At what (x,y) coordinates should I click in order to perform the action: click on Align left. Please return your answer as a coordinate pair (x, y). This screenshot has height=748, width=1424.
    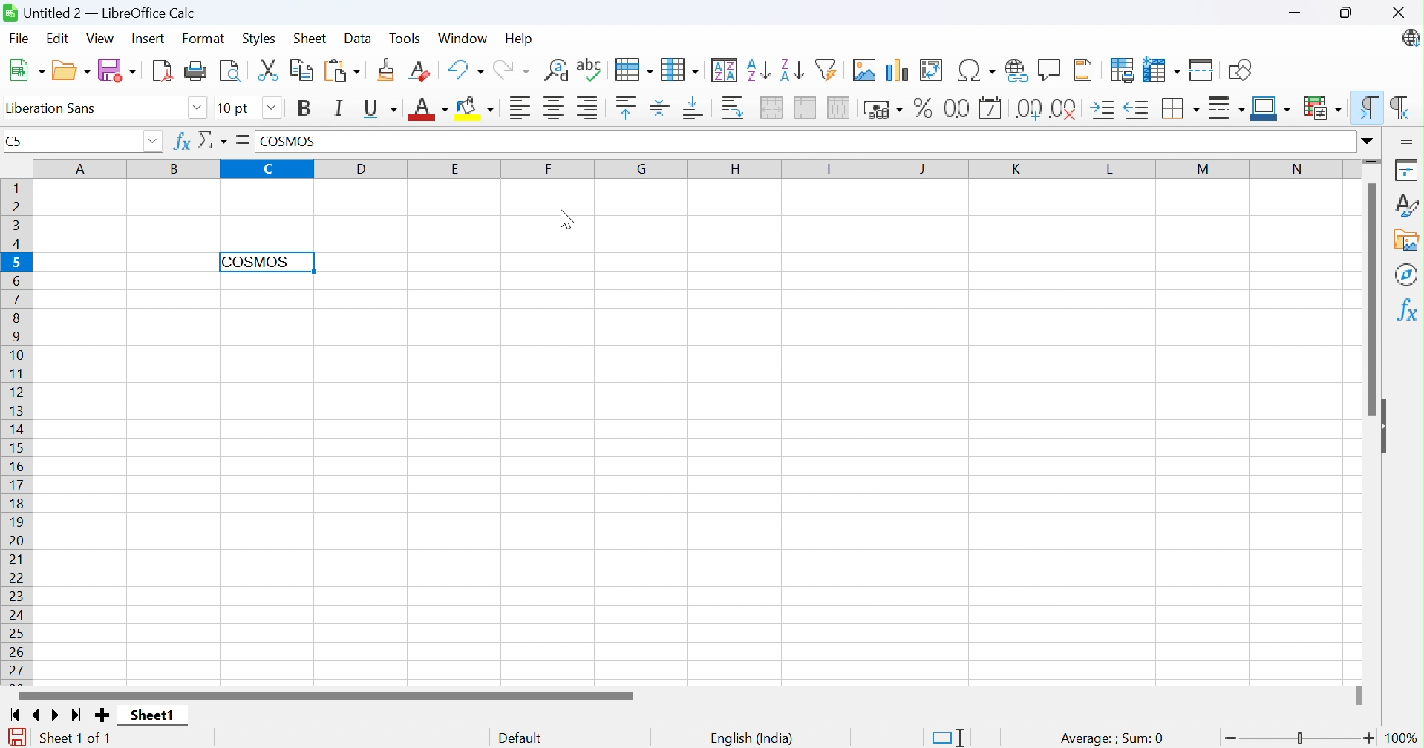
    Looking at the image, I should click on (520, 108).